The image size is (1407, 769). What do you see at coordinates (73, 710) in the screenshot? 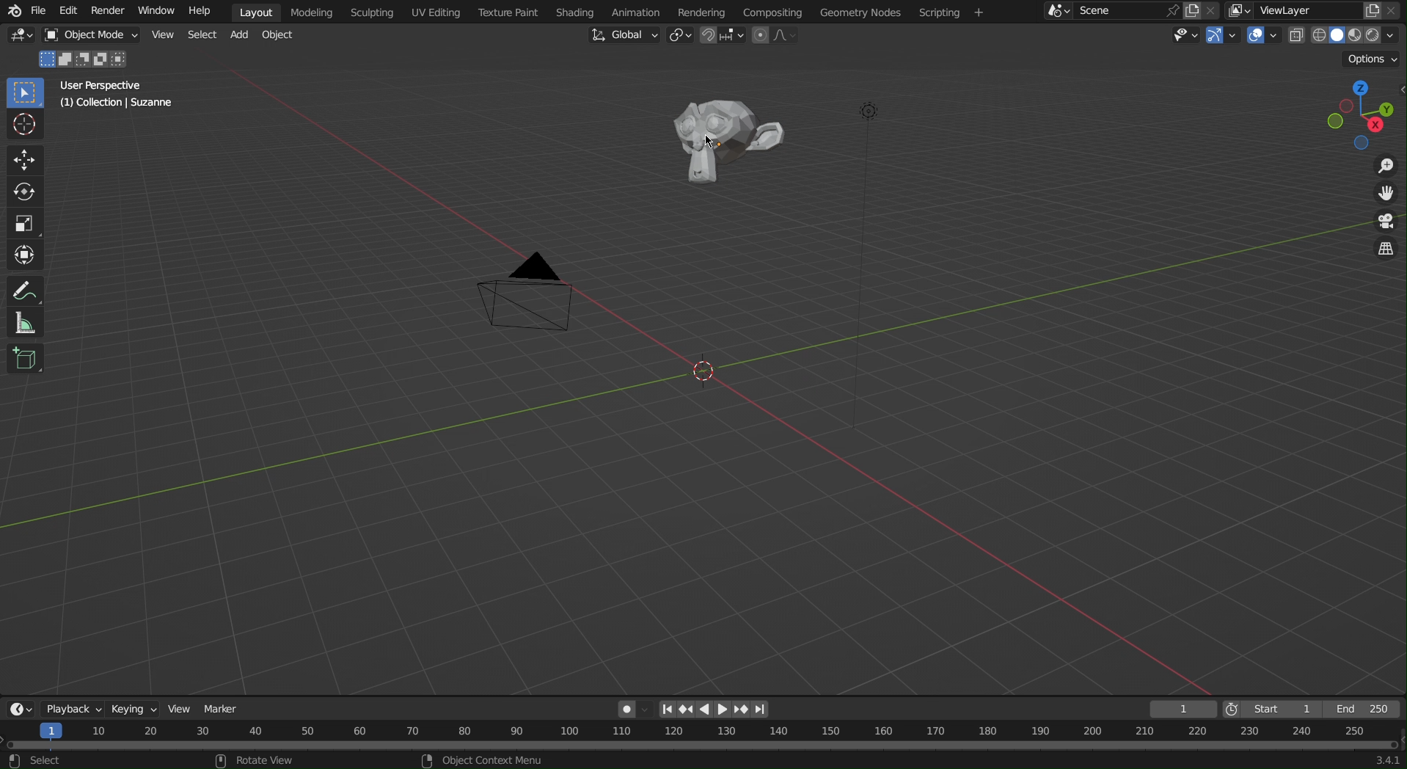
I see `Playback` at bounding box center [73, 710].